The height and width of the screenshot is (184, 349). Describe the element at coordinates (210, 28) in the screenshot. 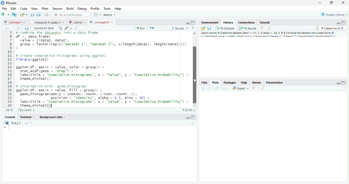

I see `Save` at that location.